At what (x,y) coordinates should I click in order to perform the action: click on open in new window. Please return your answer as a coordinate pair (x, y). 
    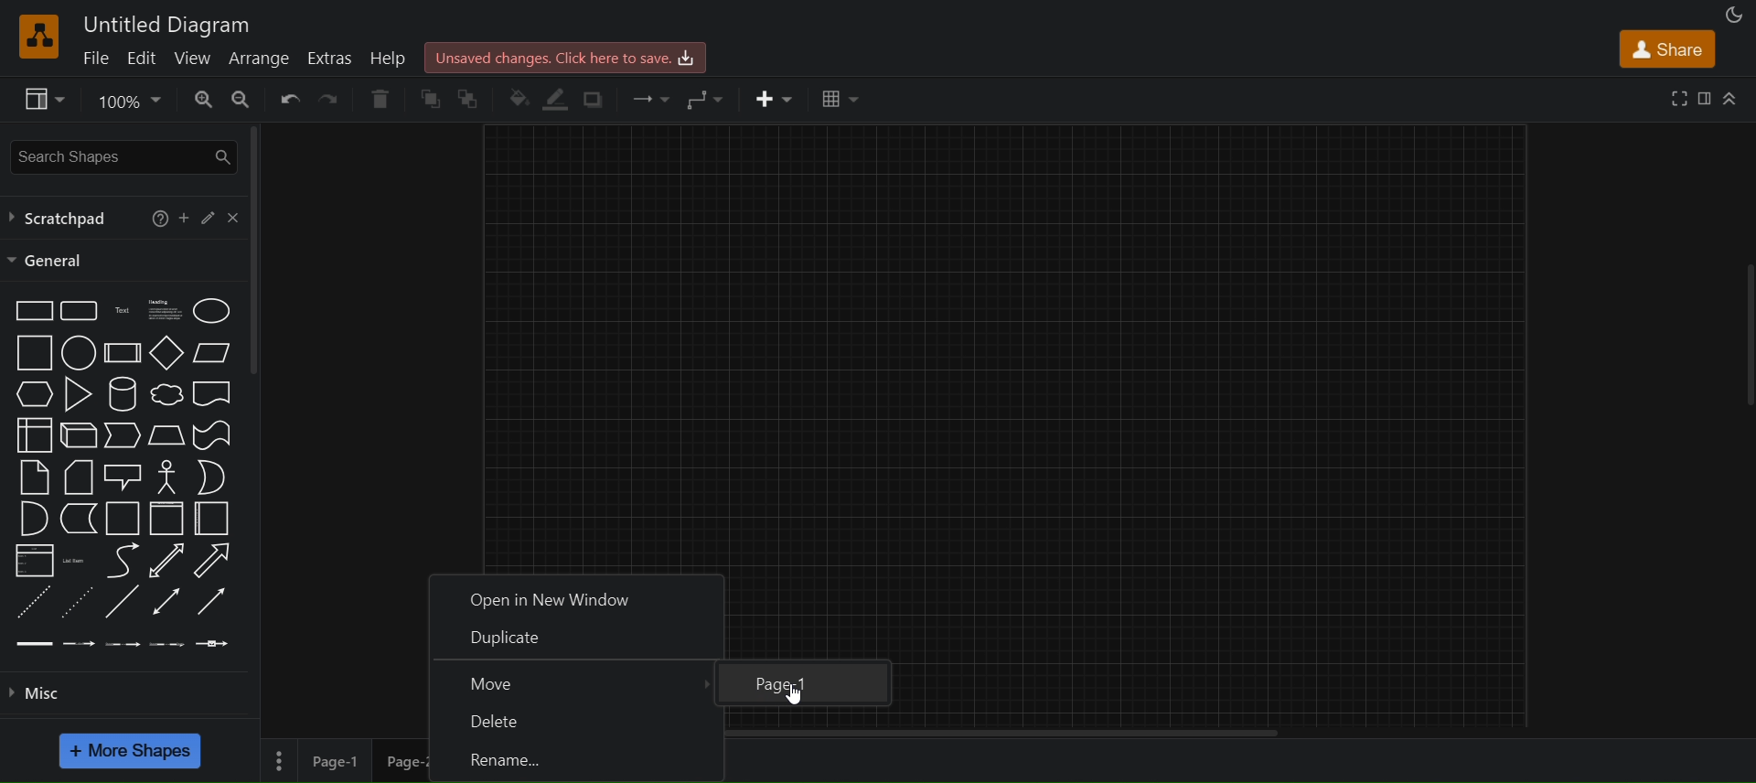
    Looking at the image, I should click on (571, 594).